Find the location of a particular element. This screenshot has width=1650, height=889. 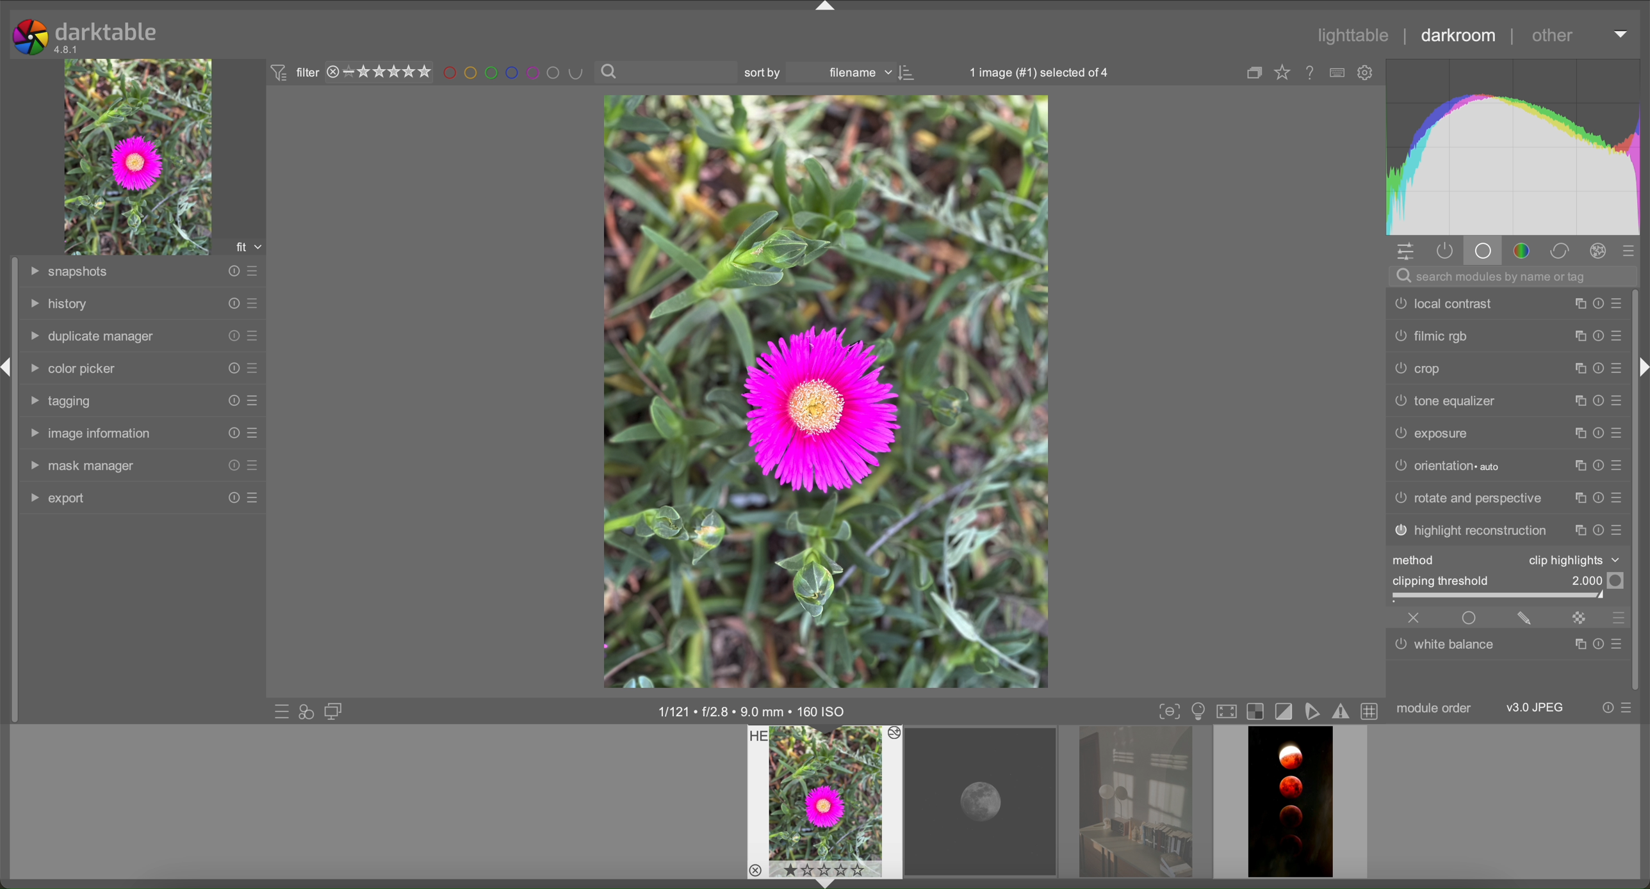

highlight reconstruction is located at coordinates (1469, 531).